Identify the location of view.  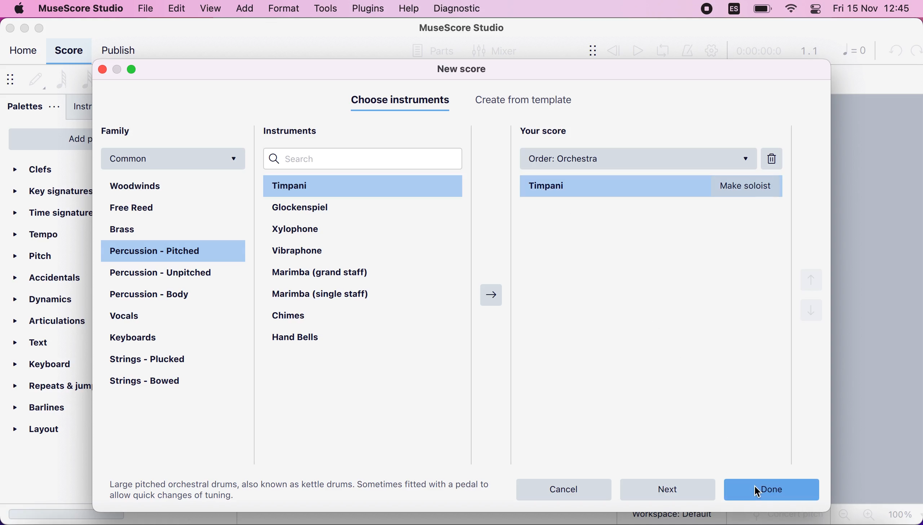
(210, 9).